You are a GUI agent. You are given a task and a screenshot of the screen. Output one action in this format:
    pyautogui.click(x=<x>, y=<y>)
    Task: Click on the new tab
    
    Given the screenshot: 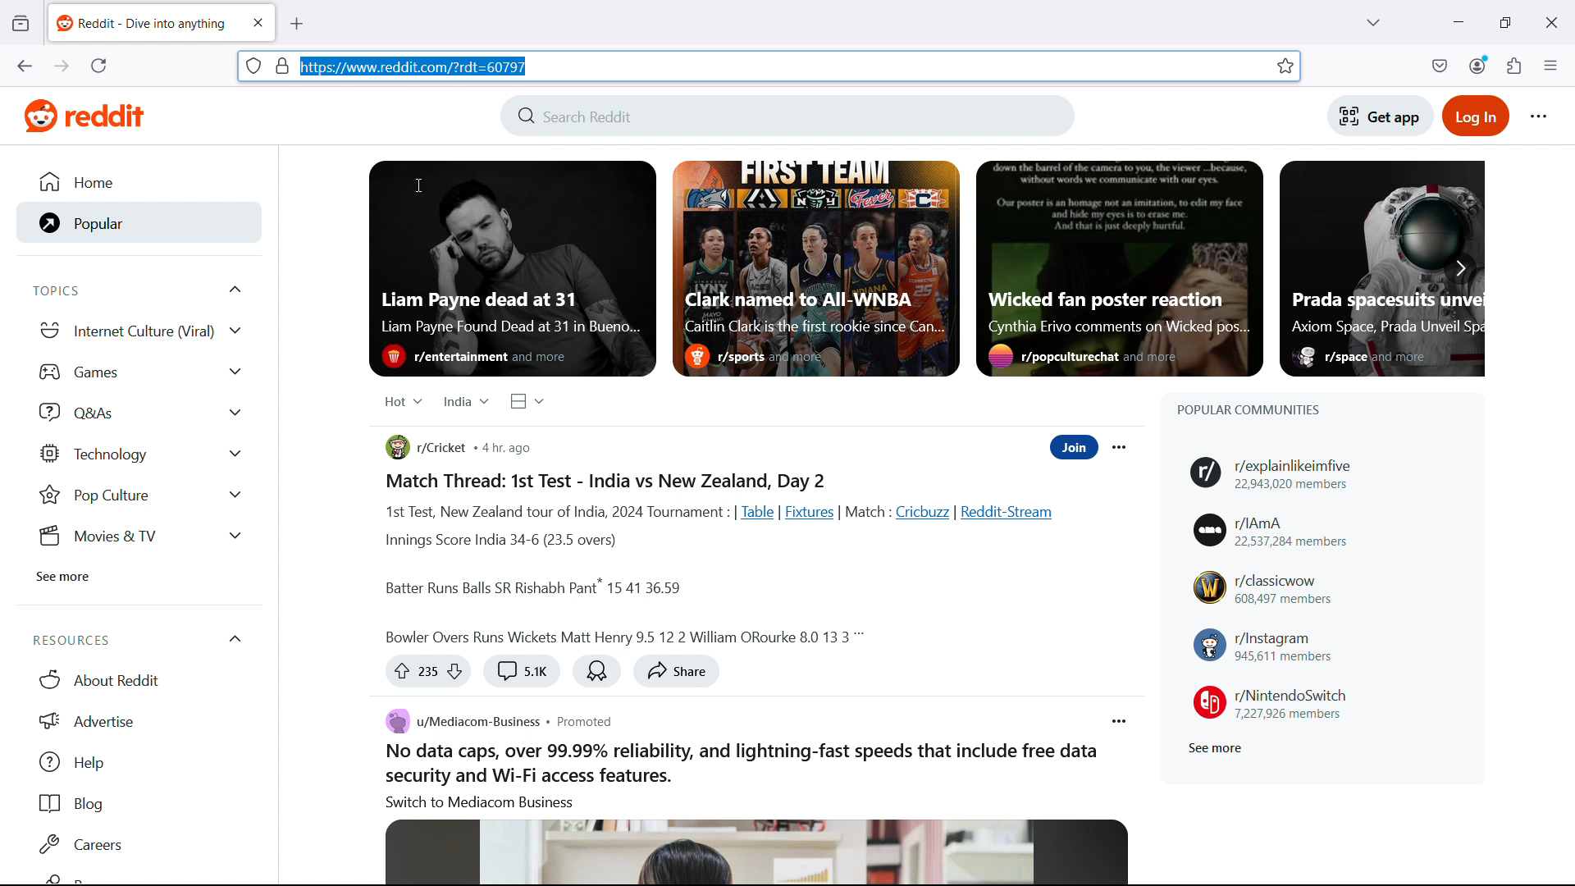 What is the action you would take?
    pyautogui.click(x=298, y=24)
    